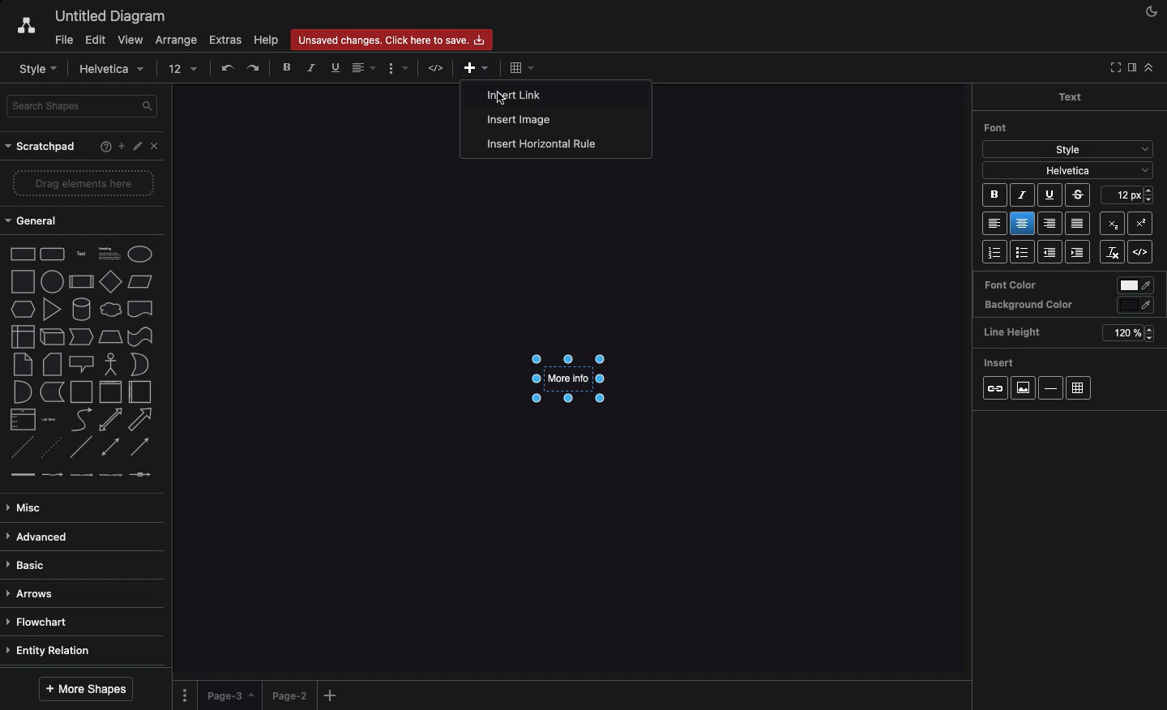 The width and height of the screenshot is (1167, 710). Describe the element at coordinates (52, 281) in the screenshot. I see `circle` at that location.